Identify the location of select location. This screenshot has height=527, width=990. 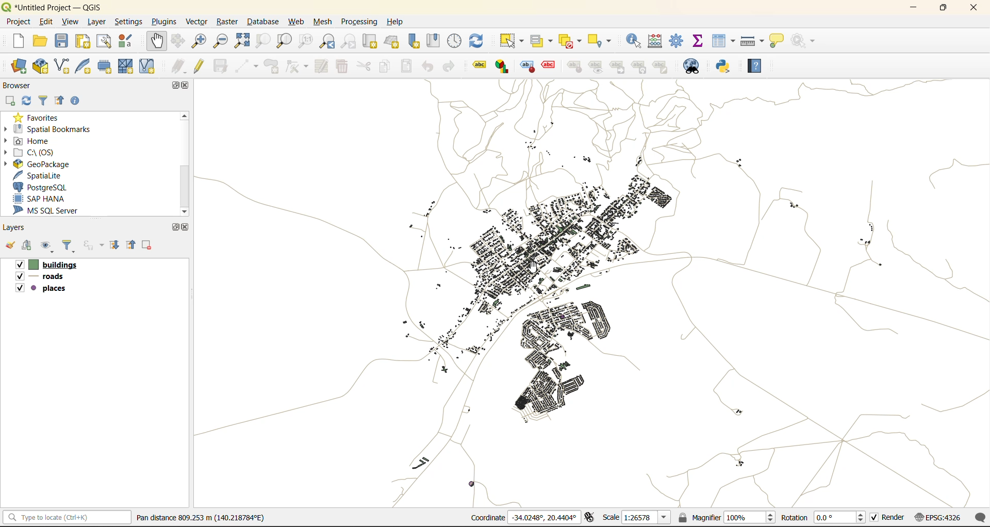
(605, 41).